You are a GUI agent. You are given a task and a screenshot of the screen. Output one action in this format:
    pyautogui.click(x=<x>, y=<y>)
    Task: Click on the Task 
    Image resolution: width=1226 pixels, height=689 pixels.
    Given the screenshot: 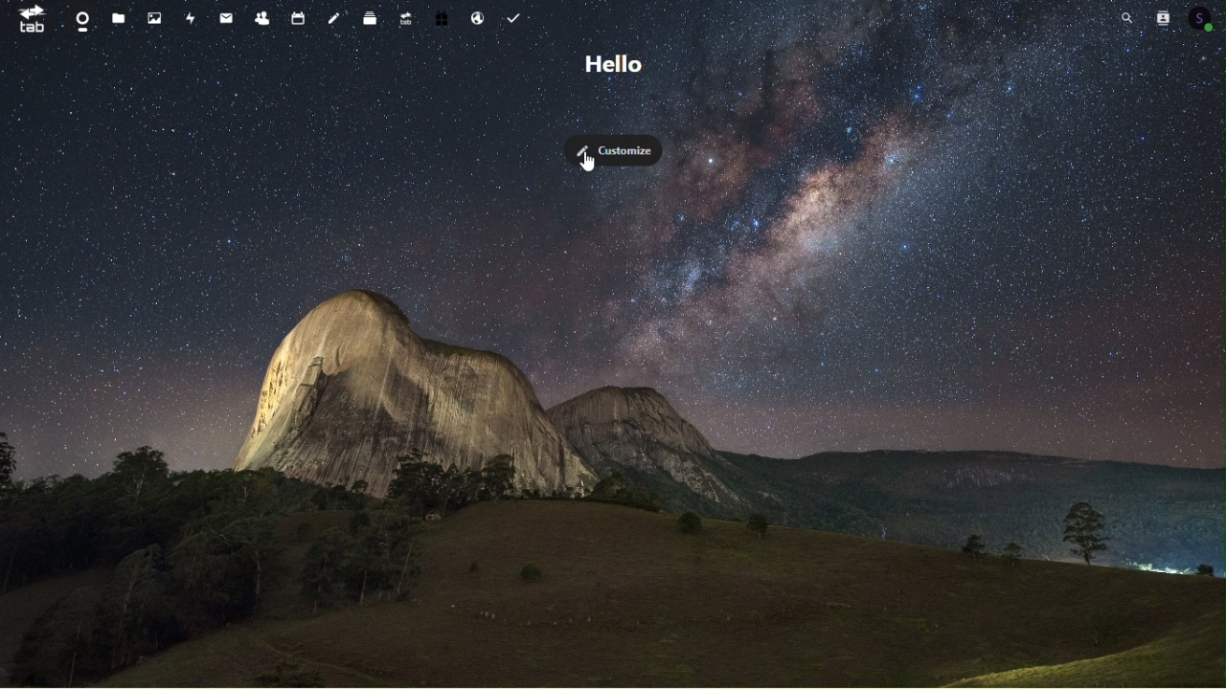 What is the action you would take?
    pyautogui.click(x=511, y=14)
    